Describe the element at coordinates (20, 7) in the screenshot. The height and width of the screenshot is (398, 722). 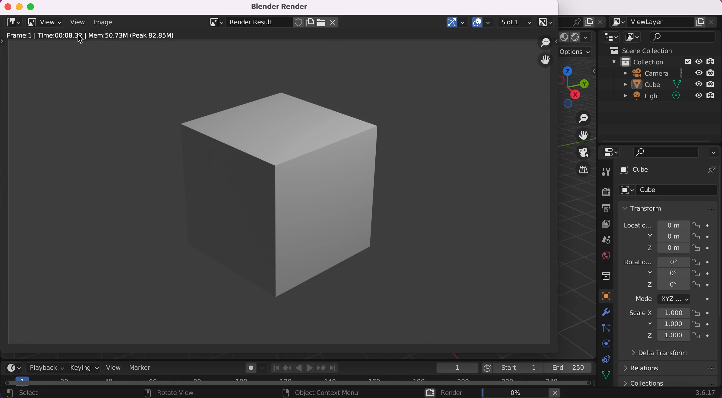
I see `minimize` at that location.